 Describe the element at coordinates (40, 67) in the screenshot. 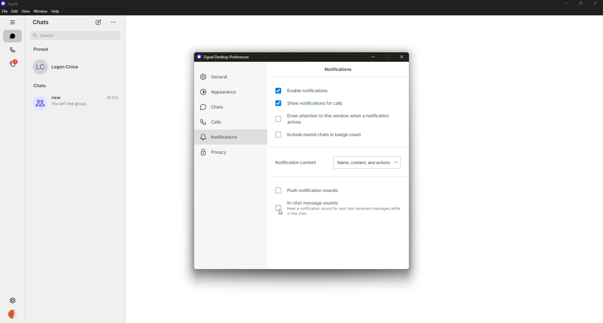

I see `LC` at that location.